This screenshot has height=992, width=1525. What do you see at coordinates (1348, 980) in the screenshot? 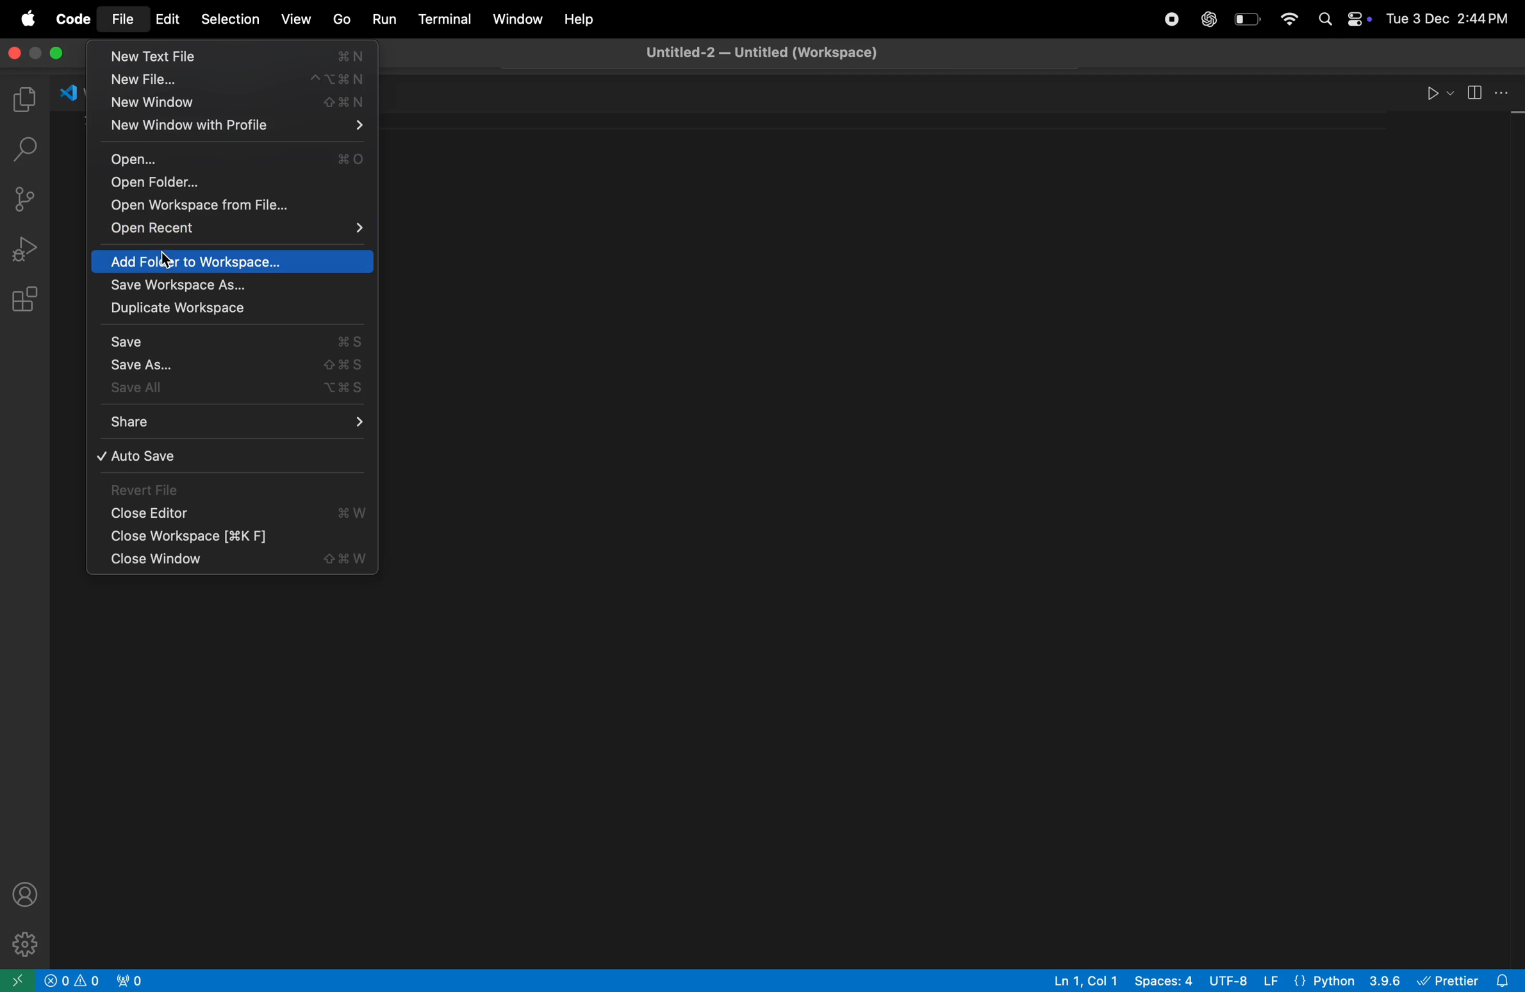
I see `python ` at bounding box center [1348, 980].